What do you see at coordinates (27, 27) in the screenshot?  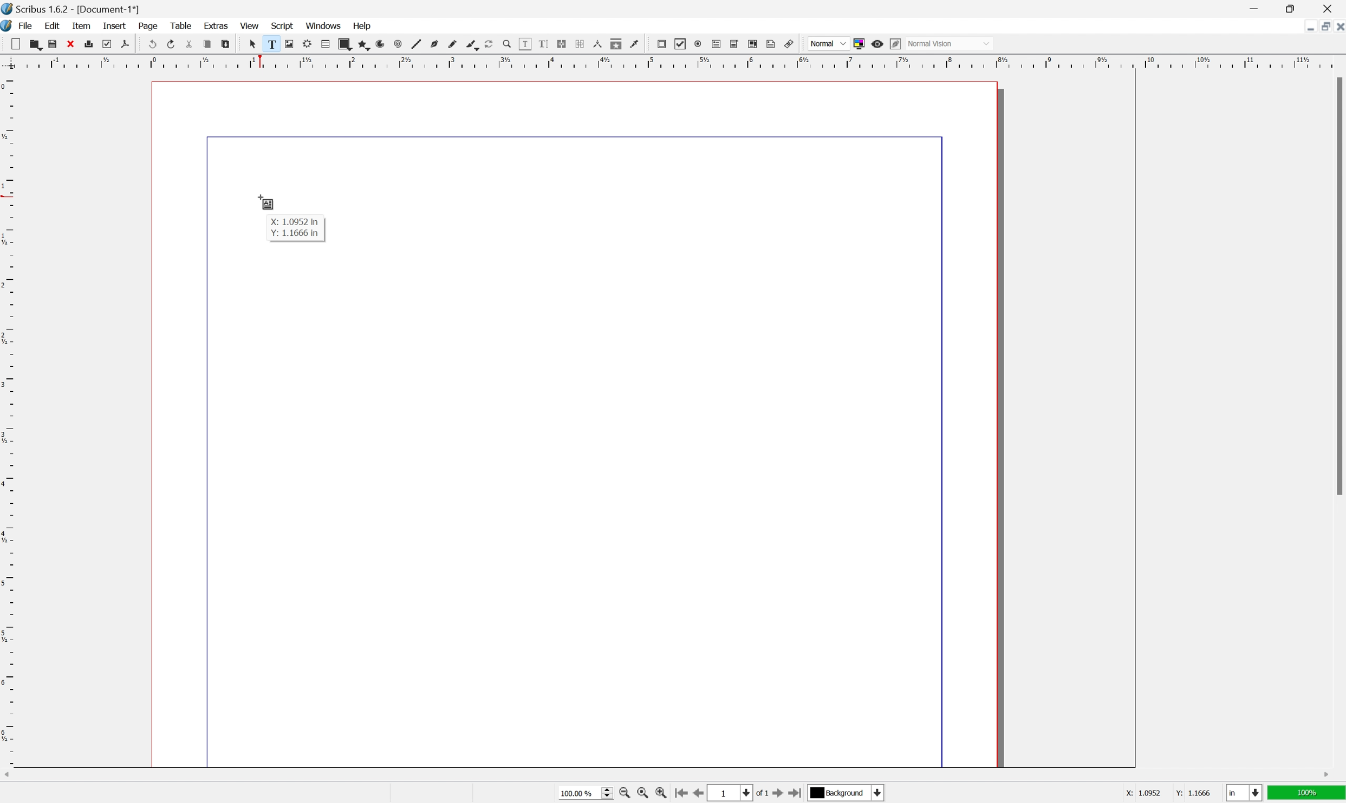 I see `file` at bounding box center [27, 27].